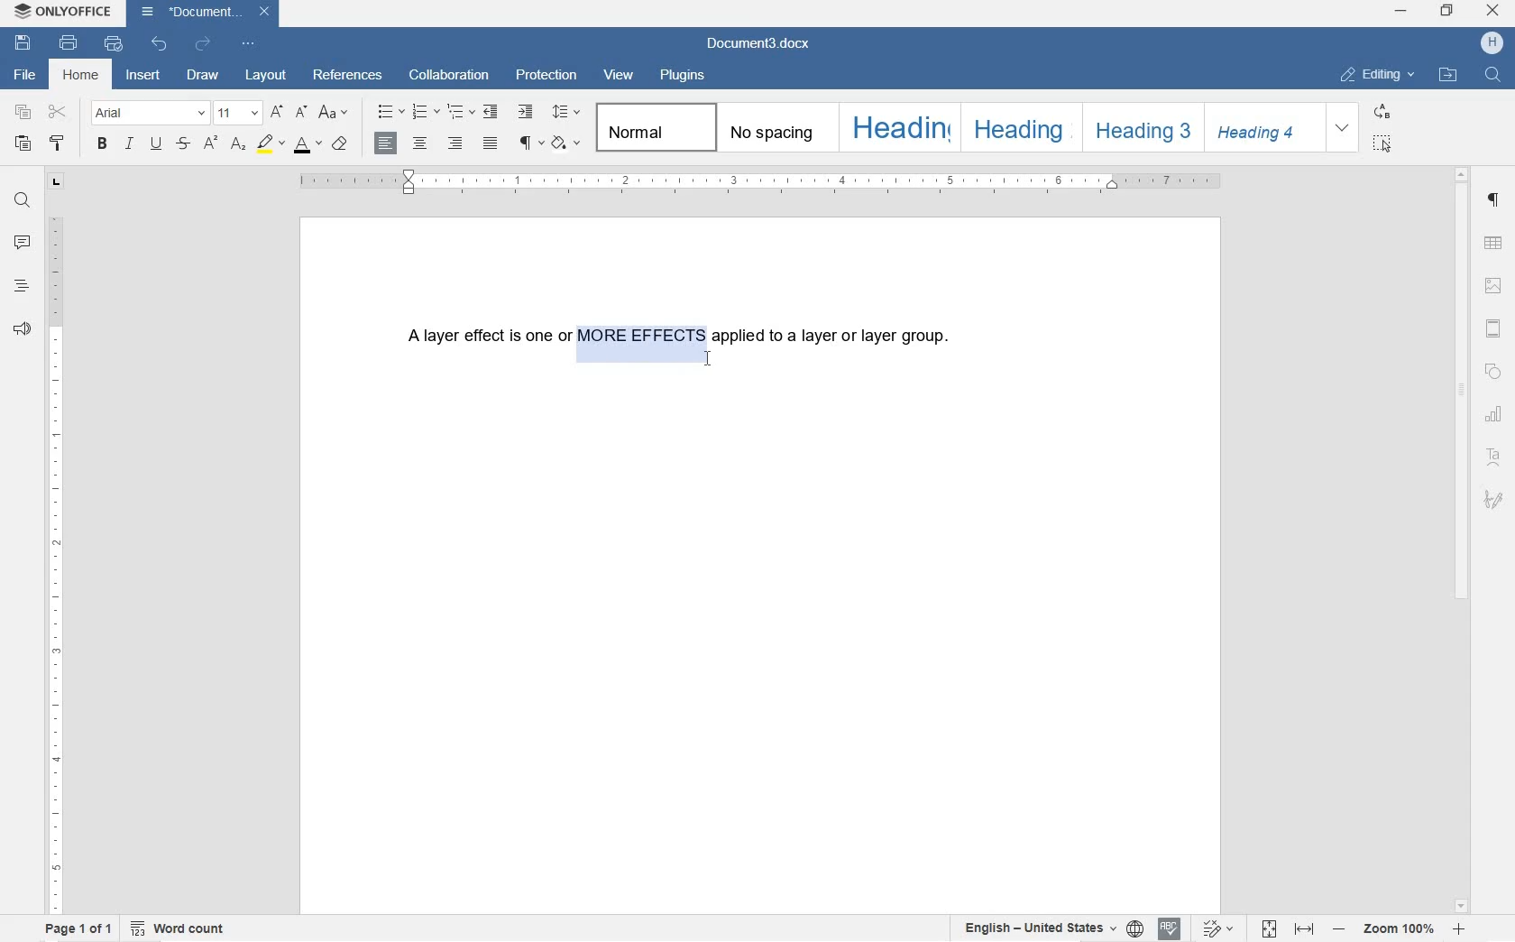 The image size is (1515, 942). Describe the element at coordinates (149, 112) in the screenshot. I see `FONT NAME` at that location.